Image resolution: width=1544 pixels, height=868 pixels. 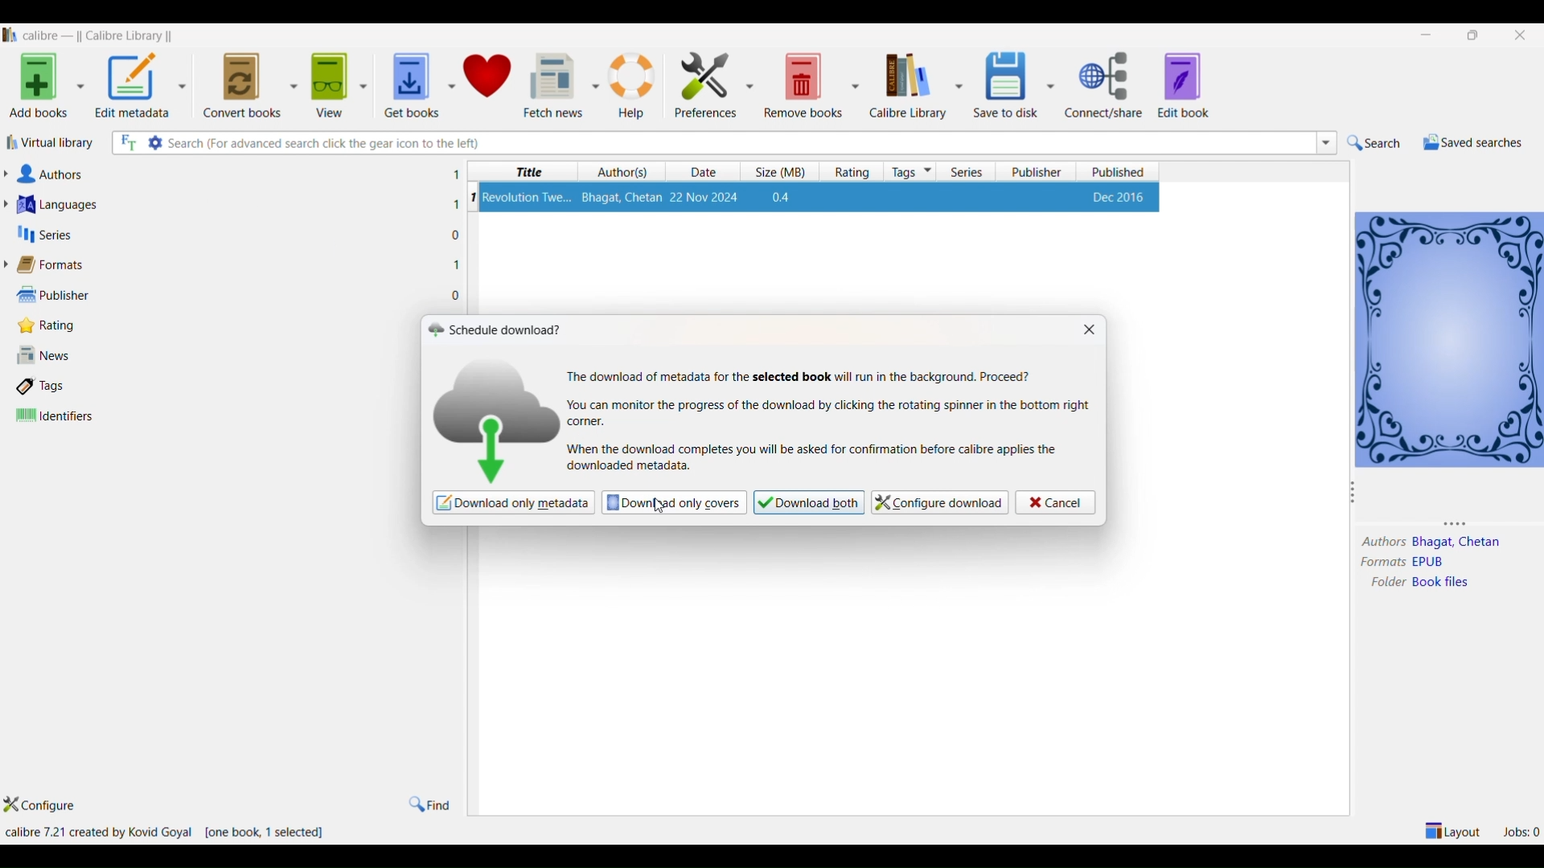 What do you see at coordinates (1448, 338) in the screenshot?
I see `book details window icon` at bounding box center [1448, 338].